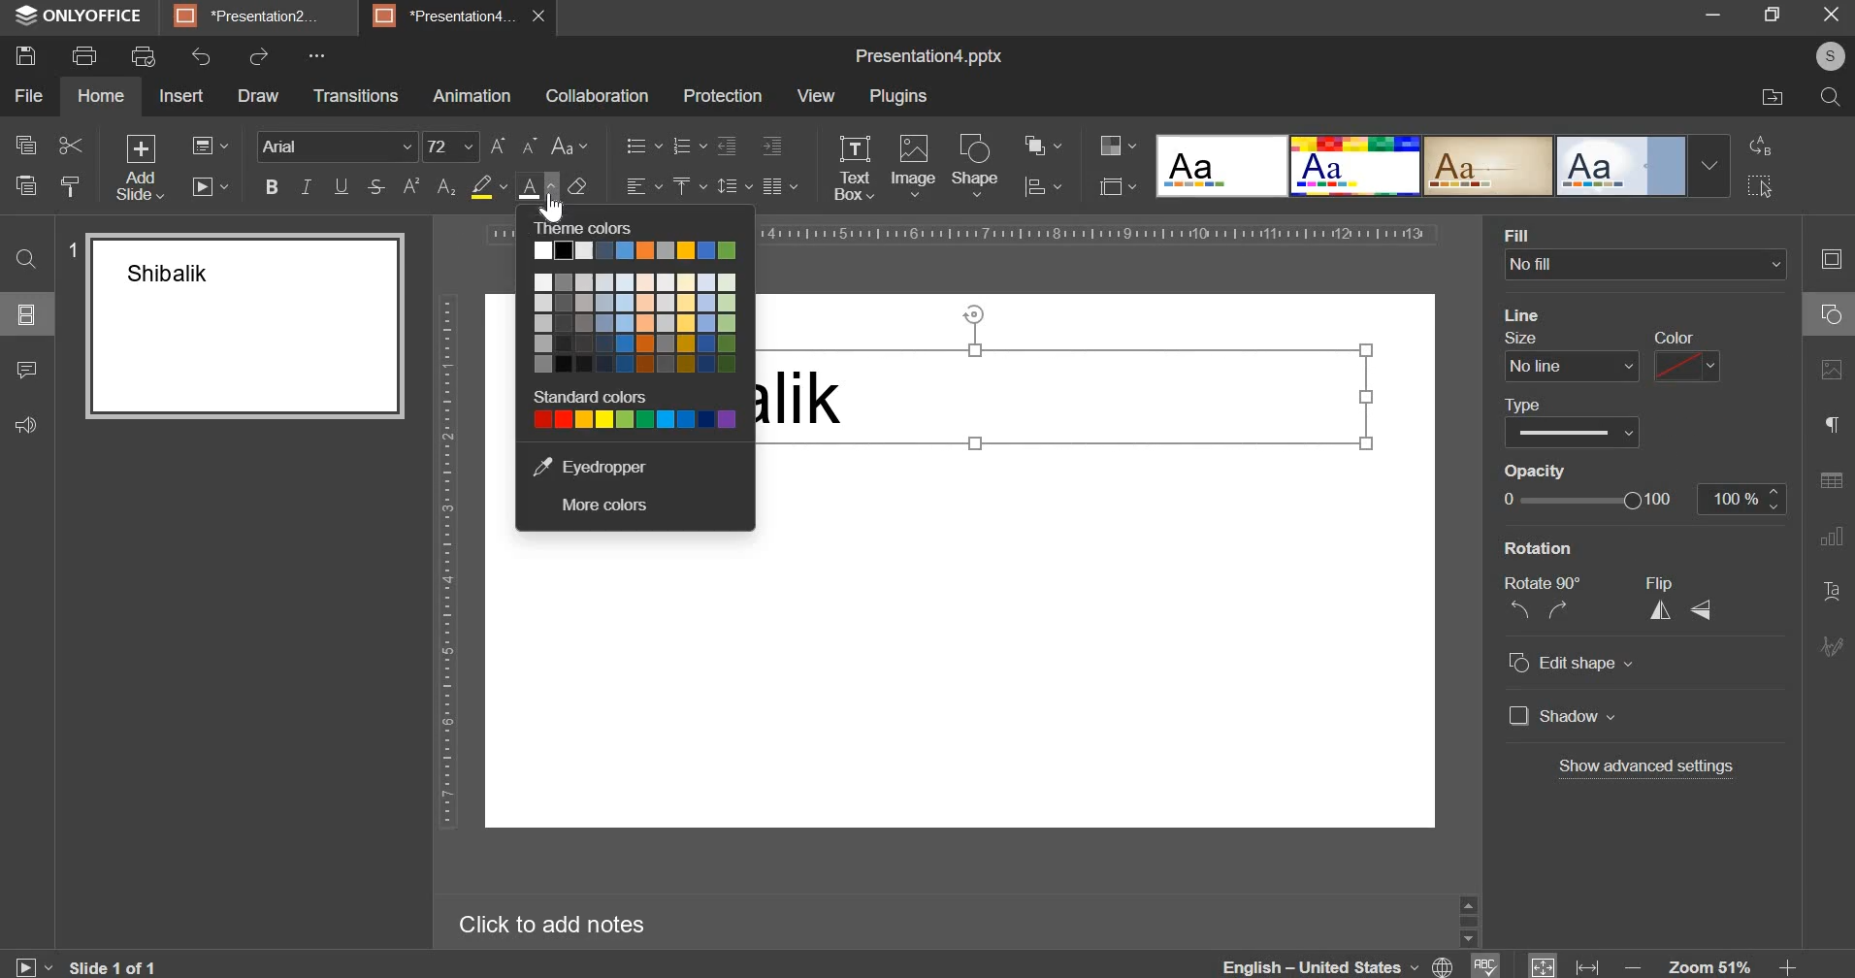 This screenshot has height=978, width=1855. What do you see at coordinates (1588, 964) in the screenshot?
I see `fit to width` at bounding box center [1588, 964].